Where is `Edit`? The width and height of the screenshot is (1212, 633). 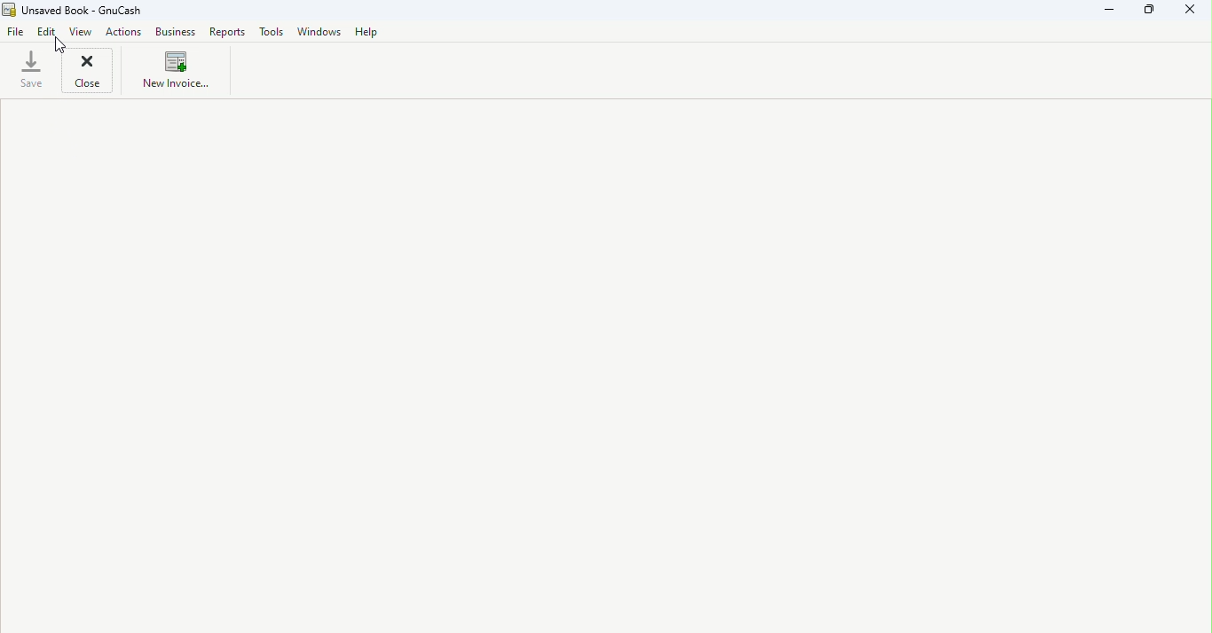 Edit is located at coordinates (47, 33).